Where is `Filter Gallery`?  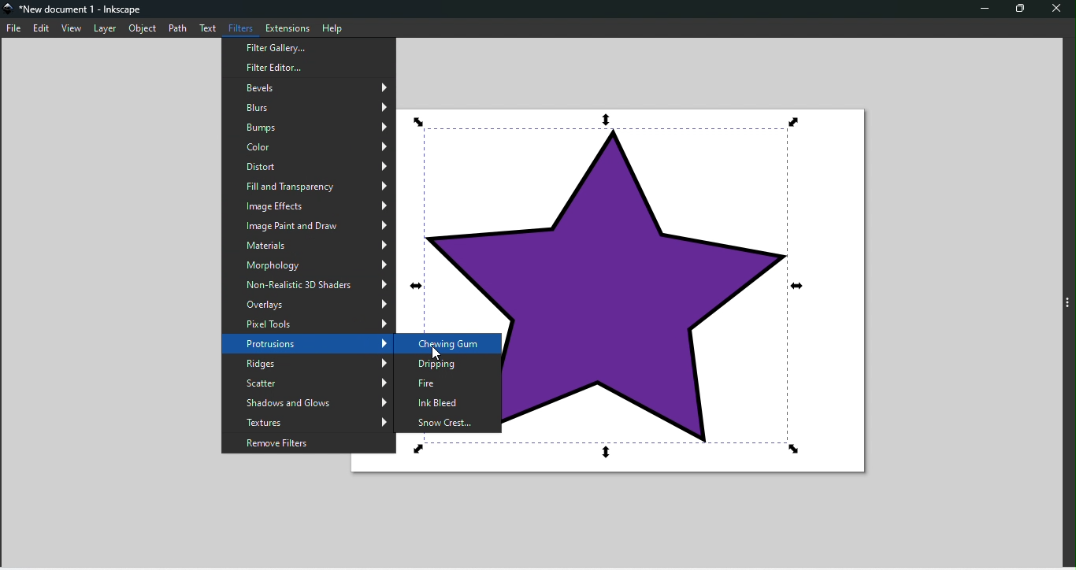
Filter Gallery is located at coordinates (308, 48).